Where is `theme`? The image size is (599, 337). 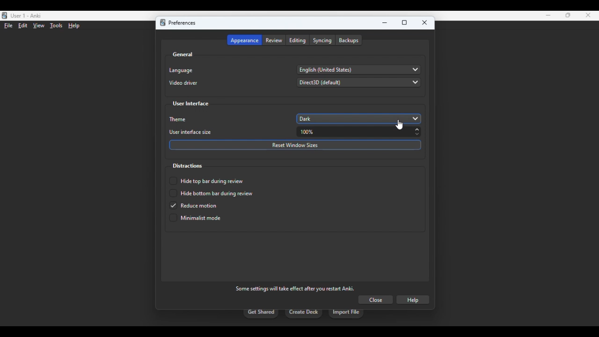 theme is located at coordinates (179, 119).